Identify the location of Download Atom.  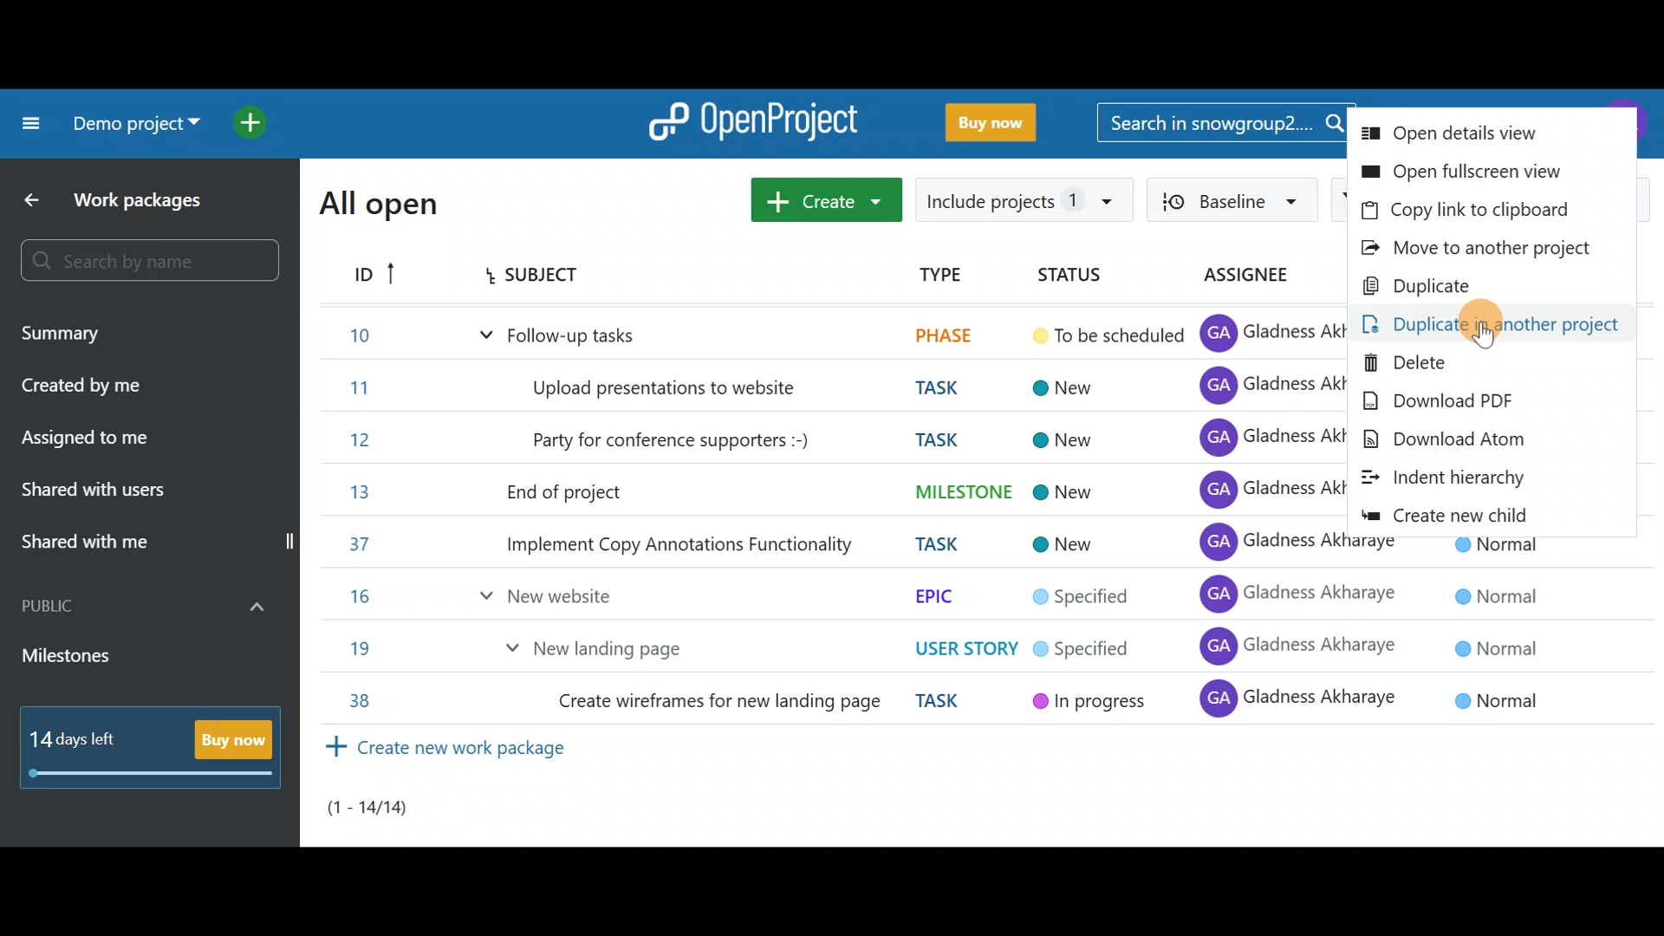
(1477, 441).